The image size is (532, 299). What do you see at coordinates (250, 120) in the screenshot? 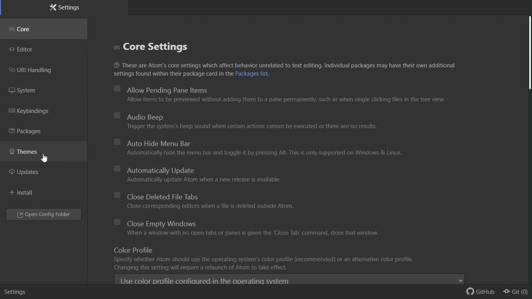
I see `audio beep` at bounding box center [250, 120].